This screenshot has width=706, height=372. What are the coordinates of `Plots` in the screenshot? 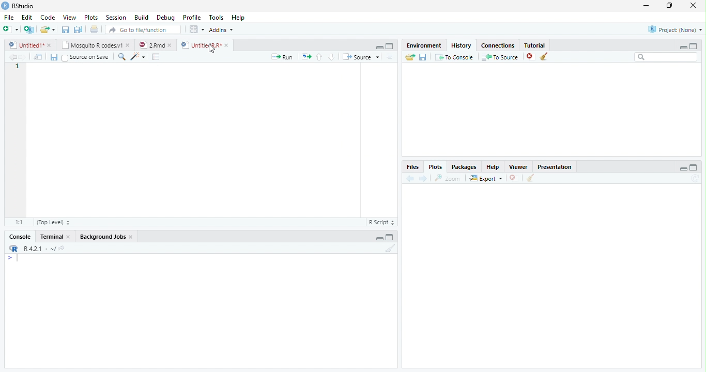 It's located at (90, 17).